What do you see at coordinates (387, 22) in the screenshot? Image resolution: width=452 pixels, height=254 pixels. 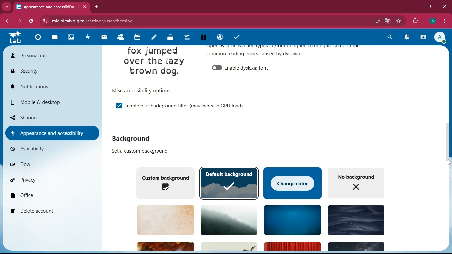 I see `google translate` at bounding box center [387, 22].